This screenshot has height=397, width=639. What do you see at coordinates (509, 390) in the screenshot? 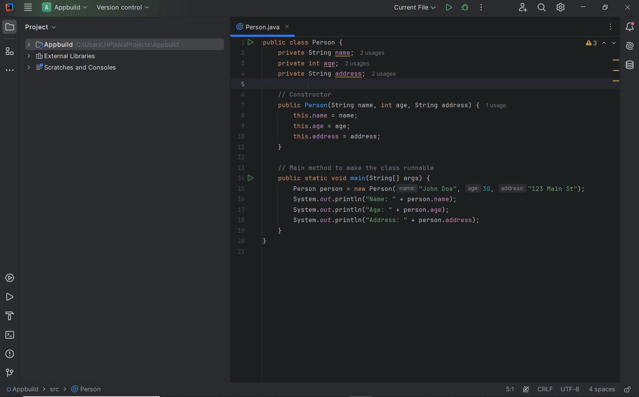
I see `go to line` at bounding box center [509, 390].